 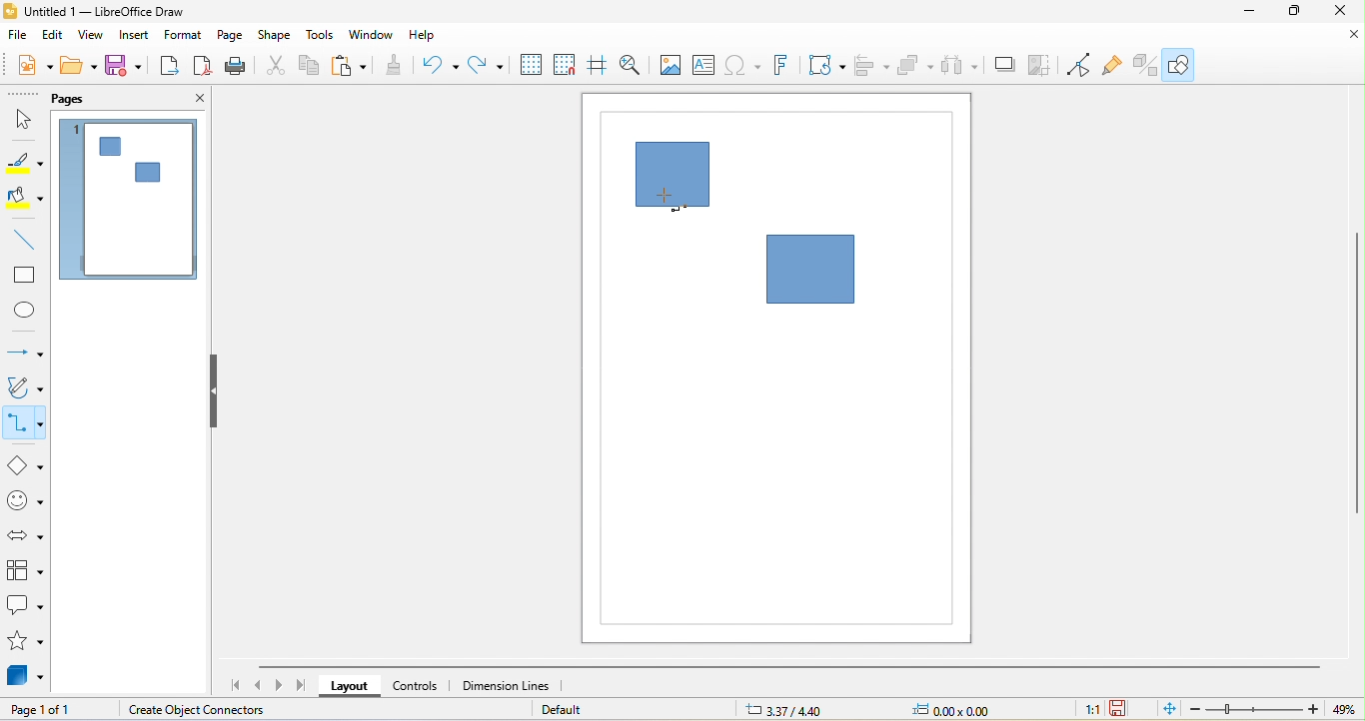 I want to click on paste, so click(x=354, y=66).